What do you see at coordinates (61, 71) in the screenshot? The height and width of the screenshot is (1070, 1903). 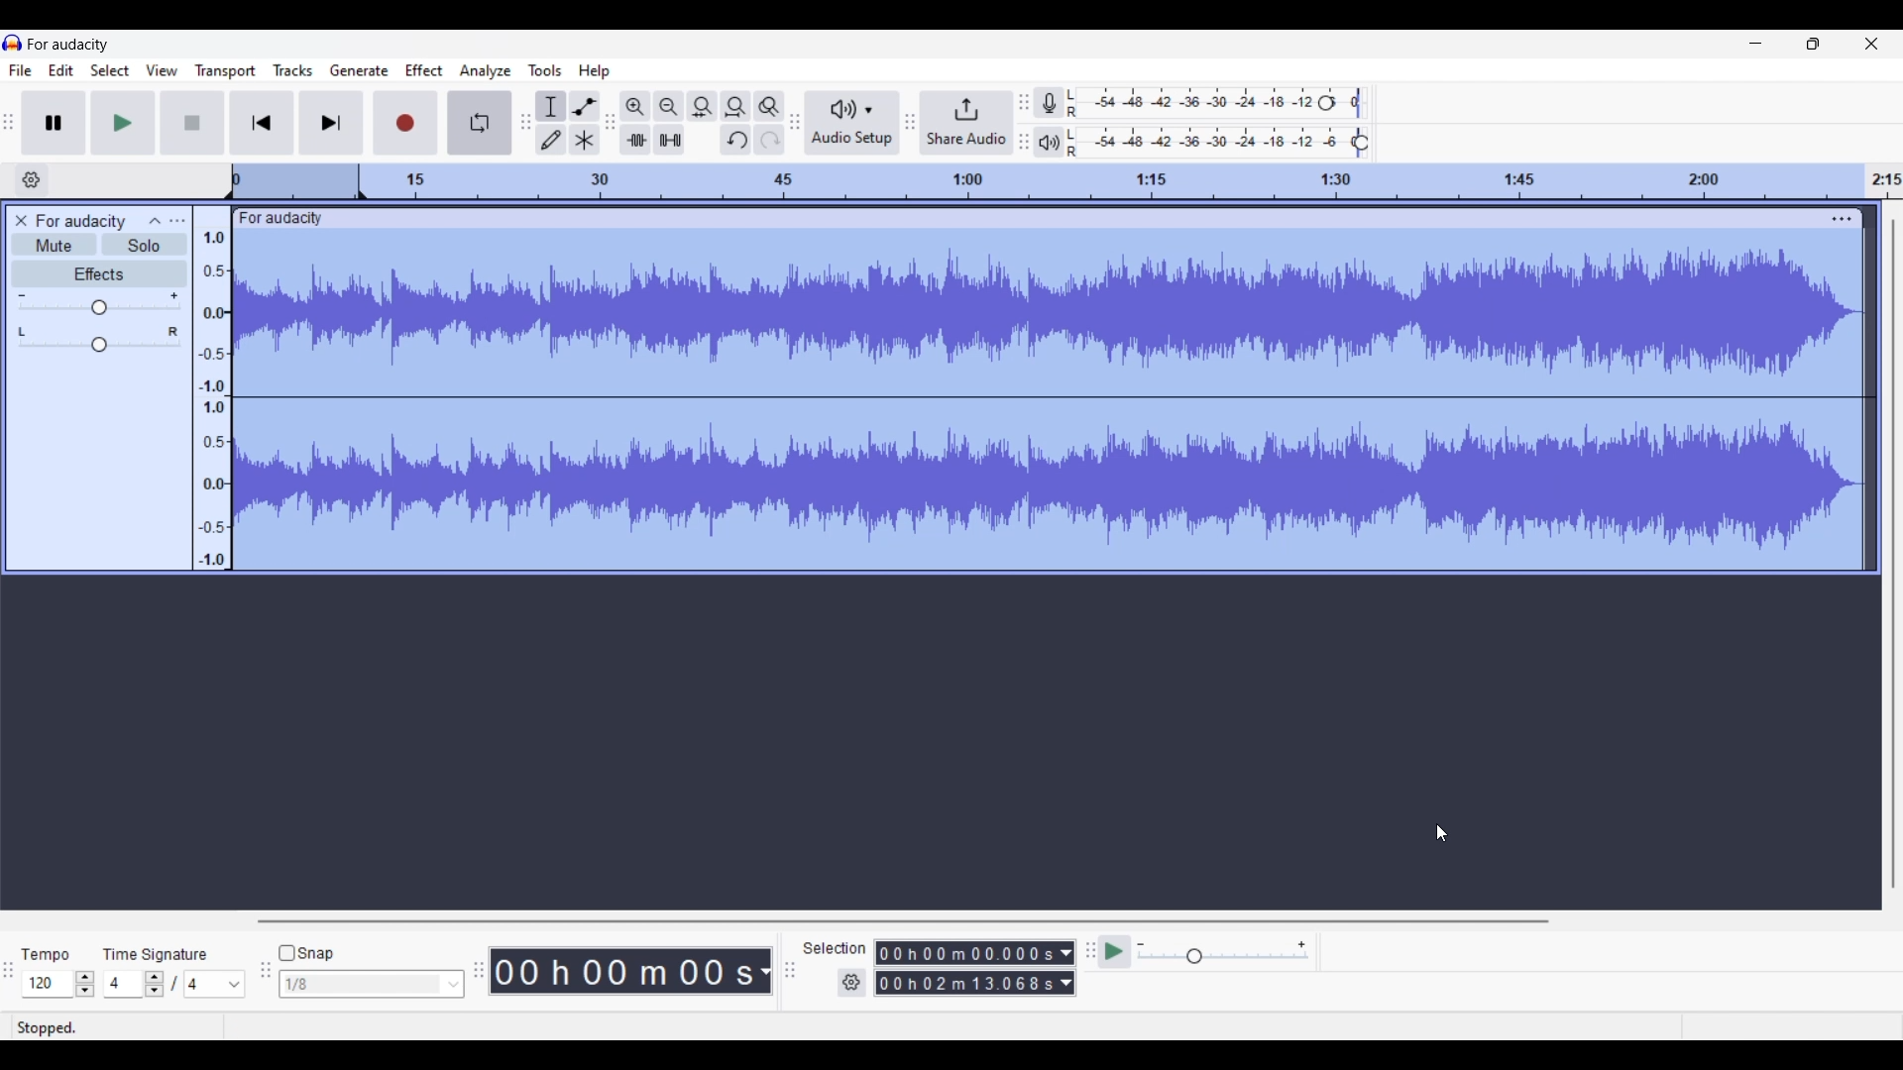 I see `Edit menu` at bounding box center [61, 71].